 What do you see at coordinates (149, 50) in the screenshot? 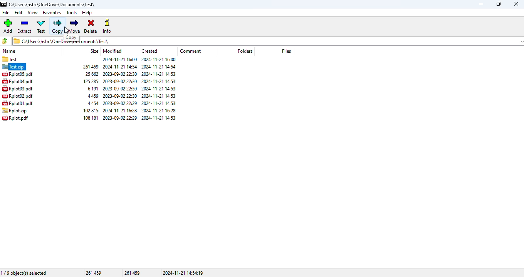
I see `created` at bounding box center [149, 50].